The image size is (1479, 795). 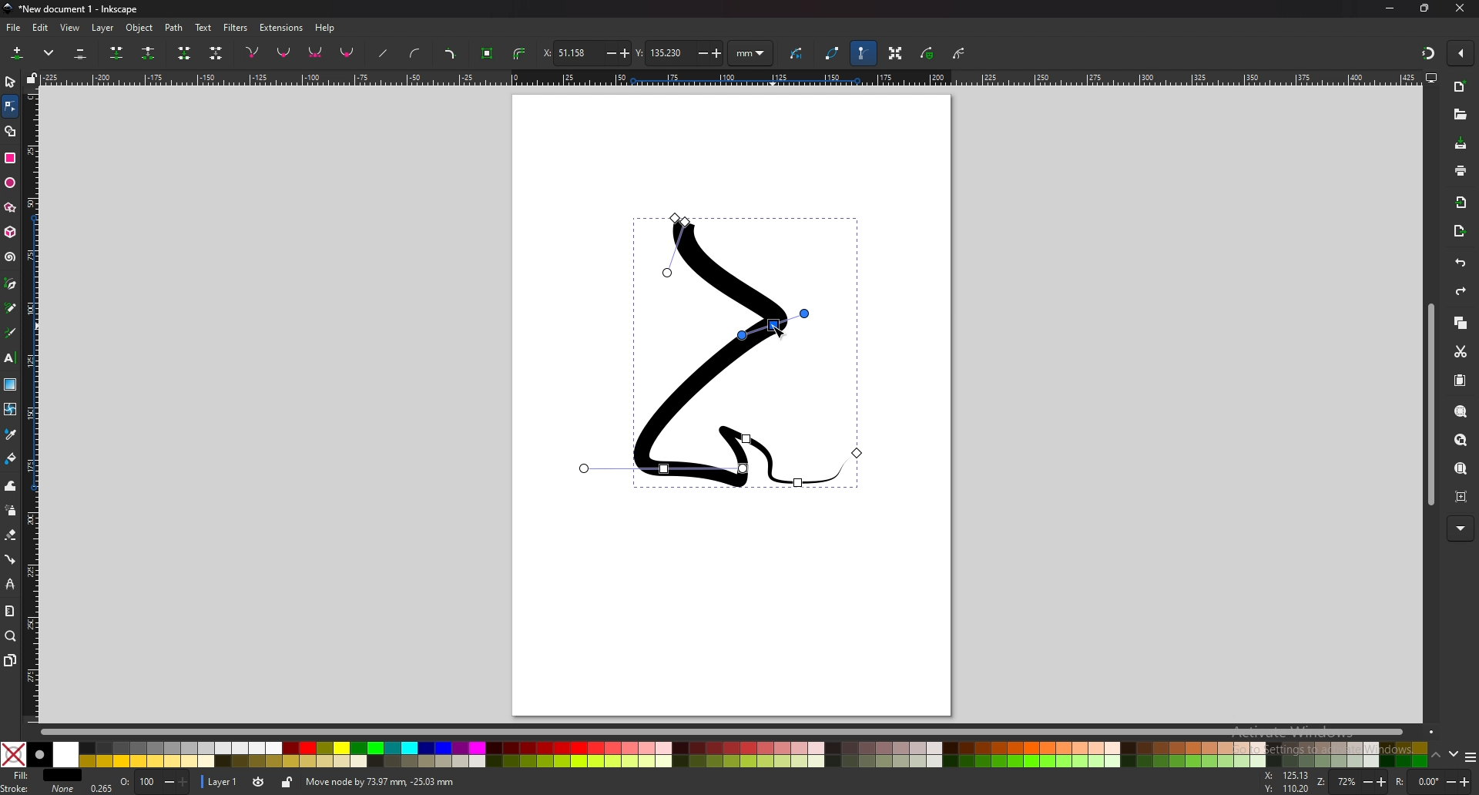 What do you see at coordinates (1461, 202) in the screenshot?
I see `import` at bounding box center [1461, 202].